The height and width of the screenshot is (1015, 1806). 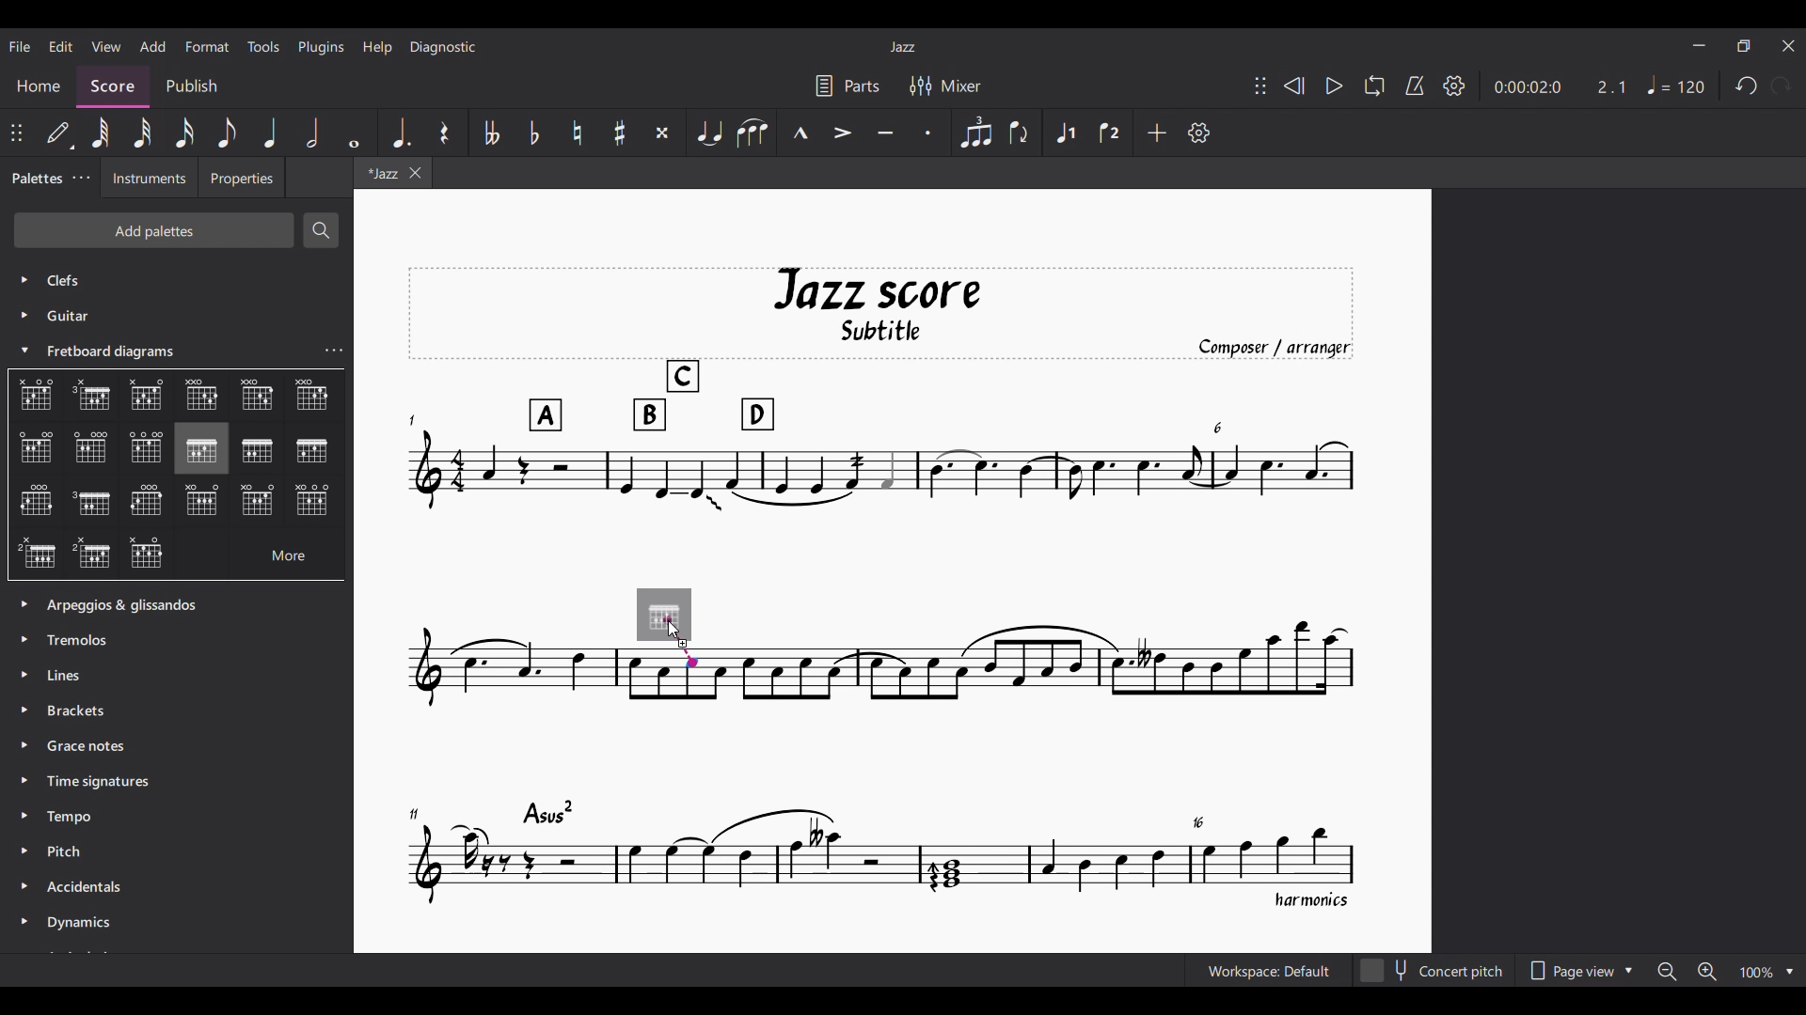 What do you see at coordinates (29, 389) in the screenshot?
I see `Options under current palette selection` at bounding box center [29, 389].